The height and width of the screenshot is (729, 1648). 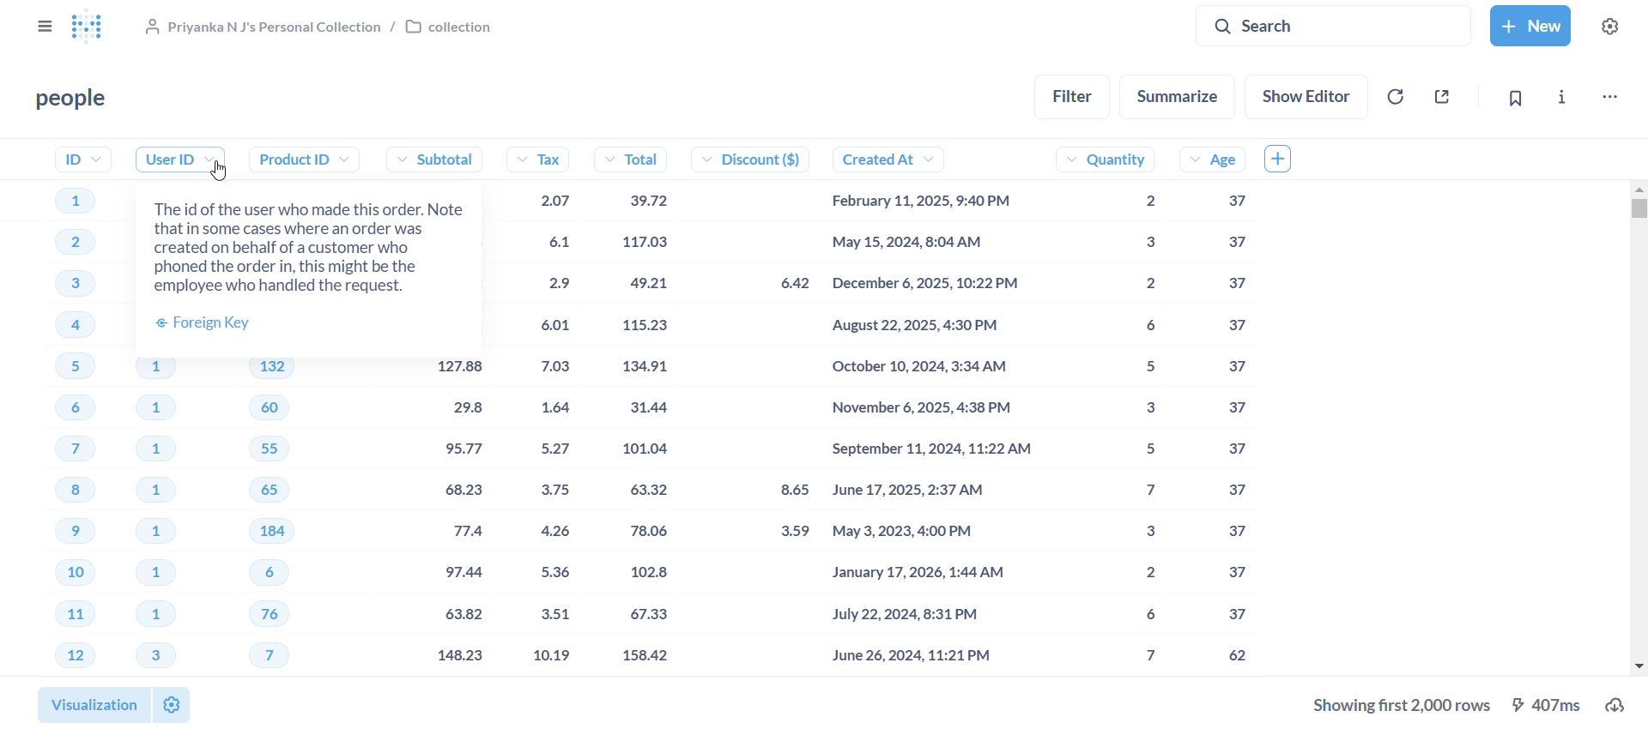 I want to click on add column, so click(x=1283, y=160).